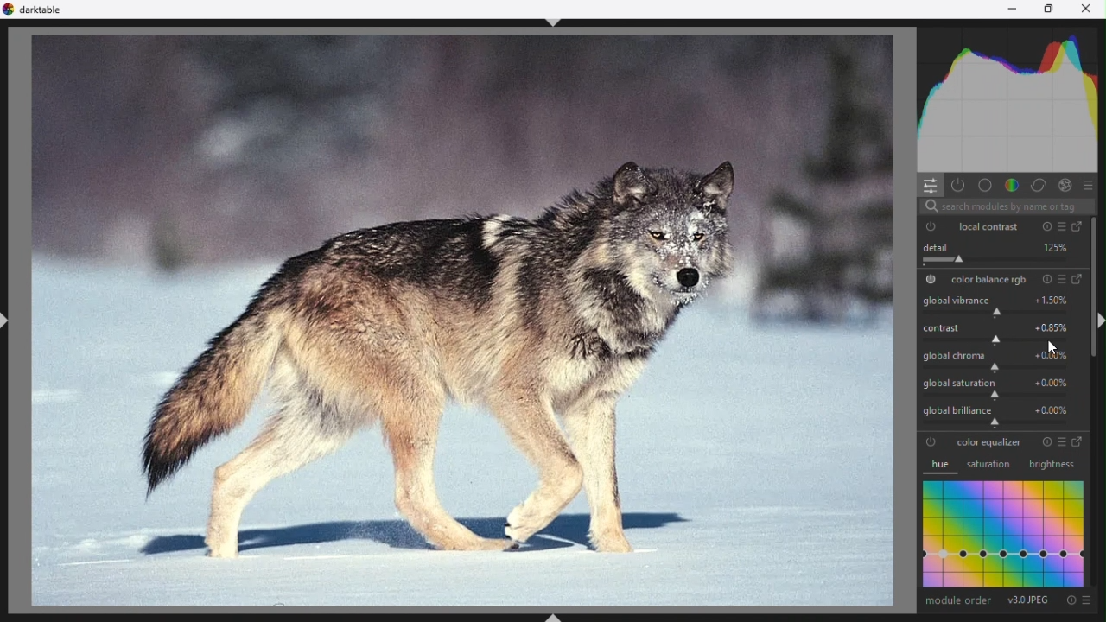 The width and height of the screenshot is (1106, 622). I want to click on reset, so click(1046, 225).